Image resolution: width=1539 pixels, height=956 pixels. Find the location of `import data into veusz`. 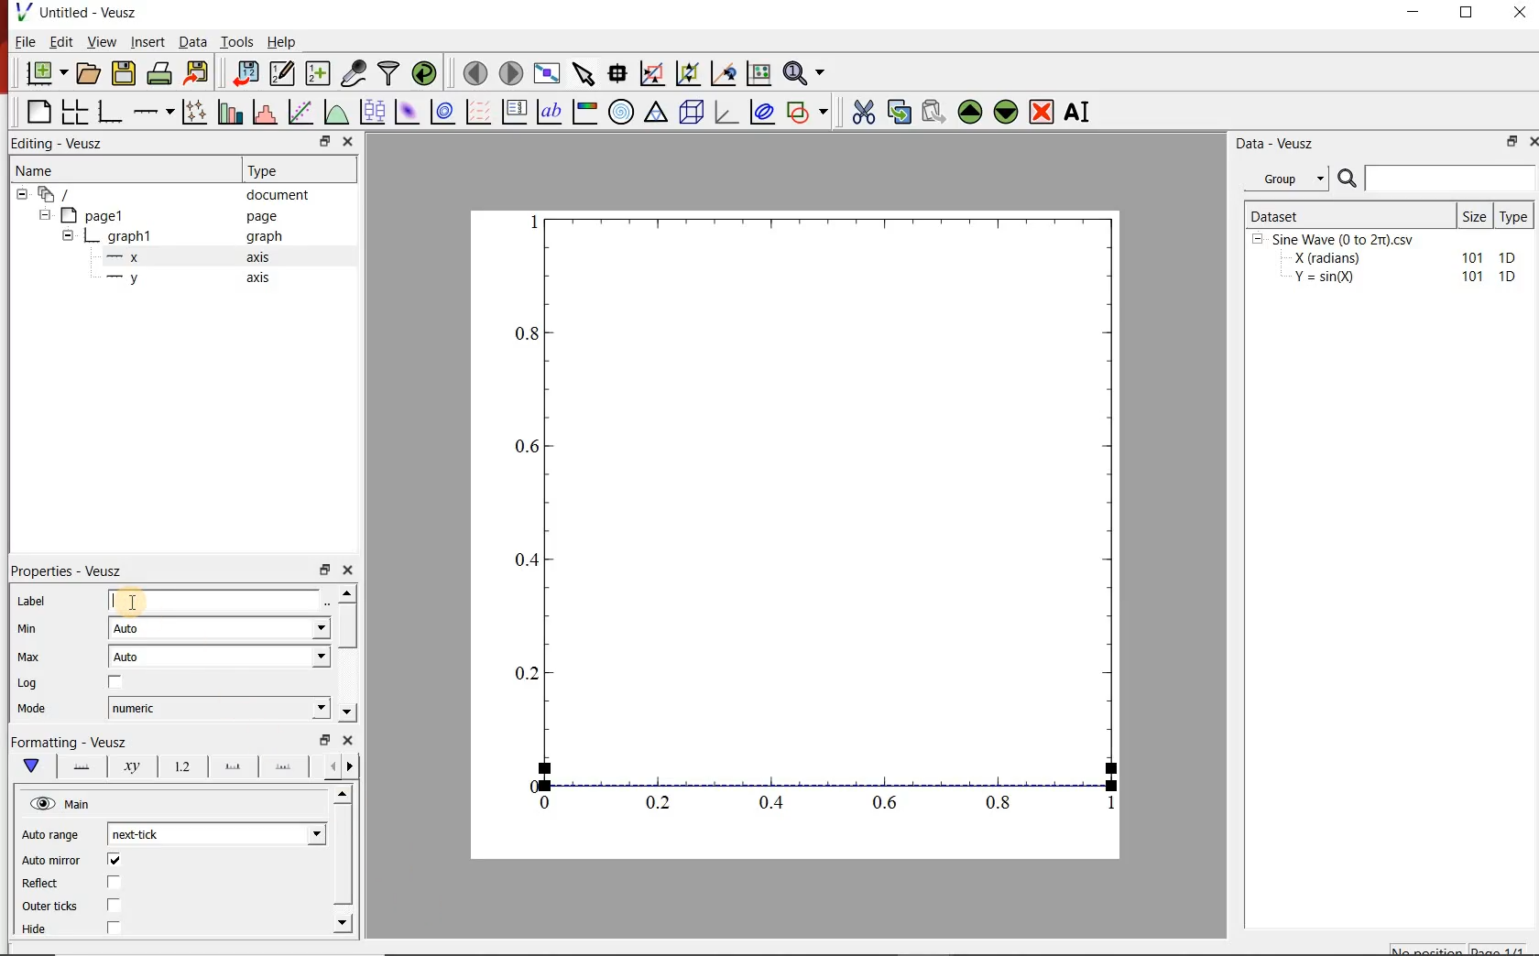

import data into veusz is located at coordinates (244, 72).